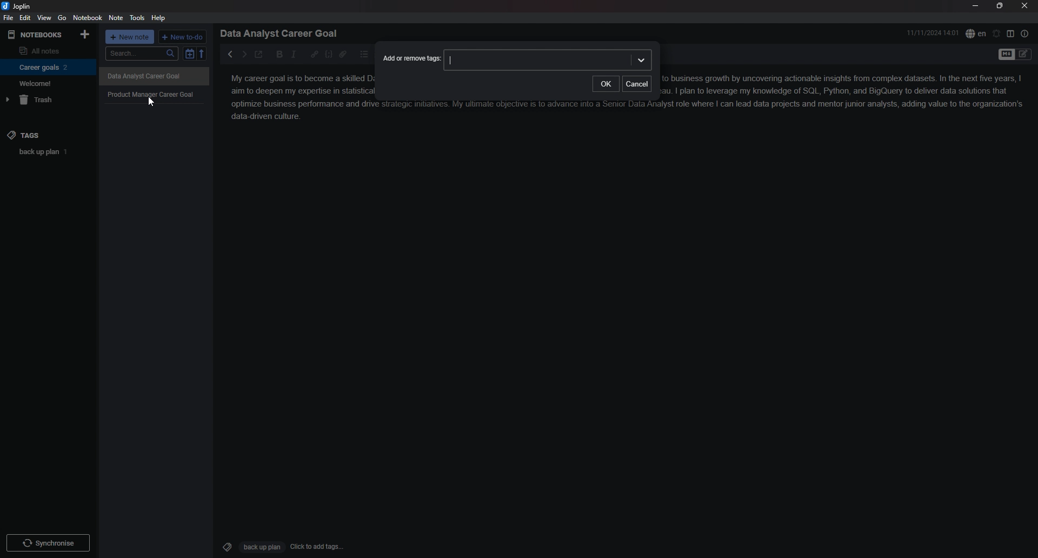 Image resolution: width=1038 pixels, height=558 pixels. Describe the element at coordinates (294, 55) in the screenshot. I see `italic` at that location.